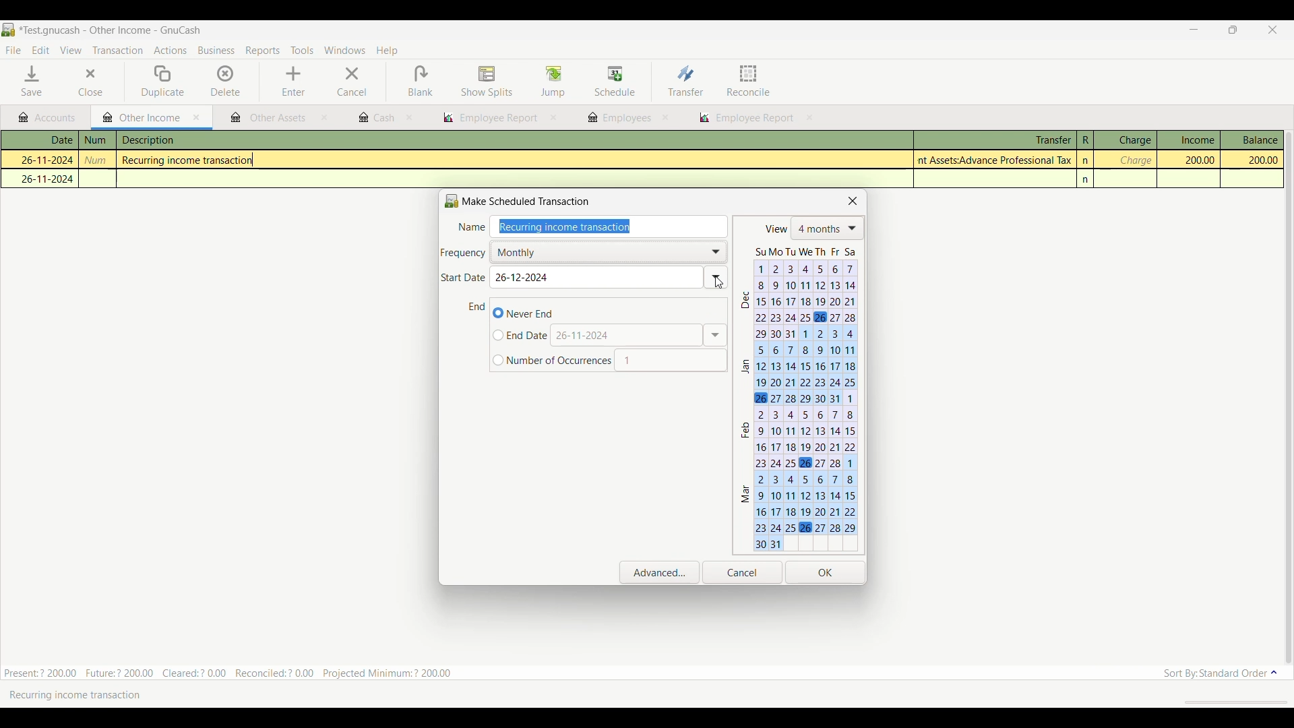 The height and width of the screenshot is (728, 1294). Describe the element at coordinates (554, 118) in the screenshot. I see `close` at that location.